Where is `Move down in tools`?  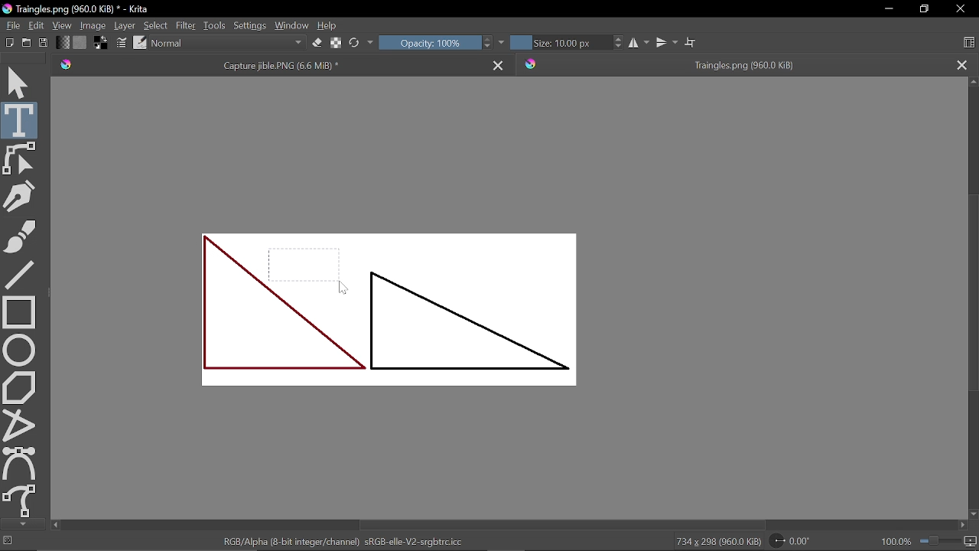
Move down in tools is located at coordinates (21, 524).